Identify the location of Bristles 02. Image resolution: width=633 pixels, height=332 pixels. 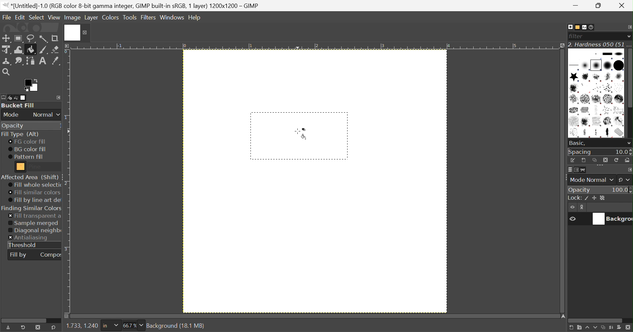
(608, 88).